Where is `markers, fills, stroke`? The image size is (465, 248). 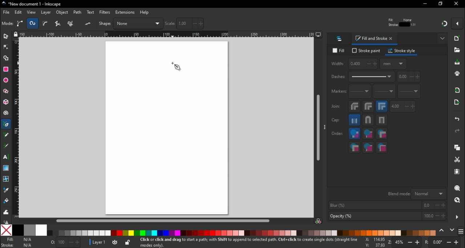 markers, fills, stroke is located at coordinates (355, 148).